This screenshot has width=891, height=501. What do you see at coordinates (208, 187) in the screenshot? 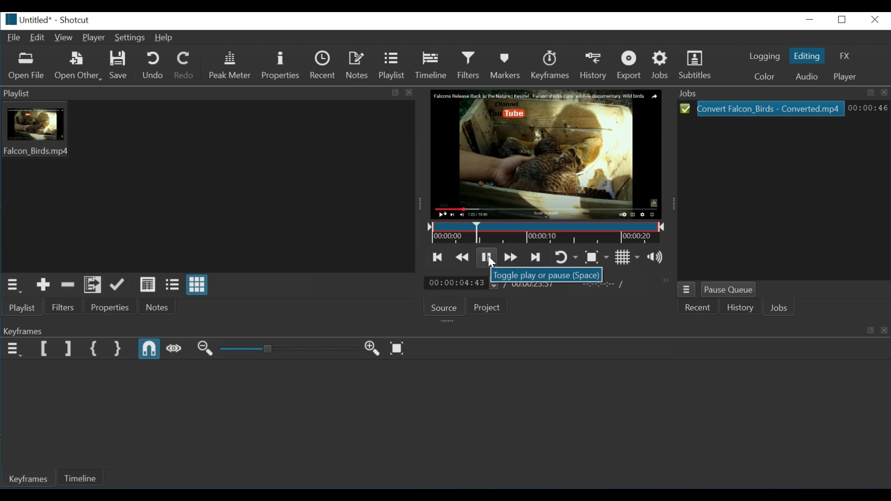
I see `Playlist thumbnail` at bounding box center [208, 187].